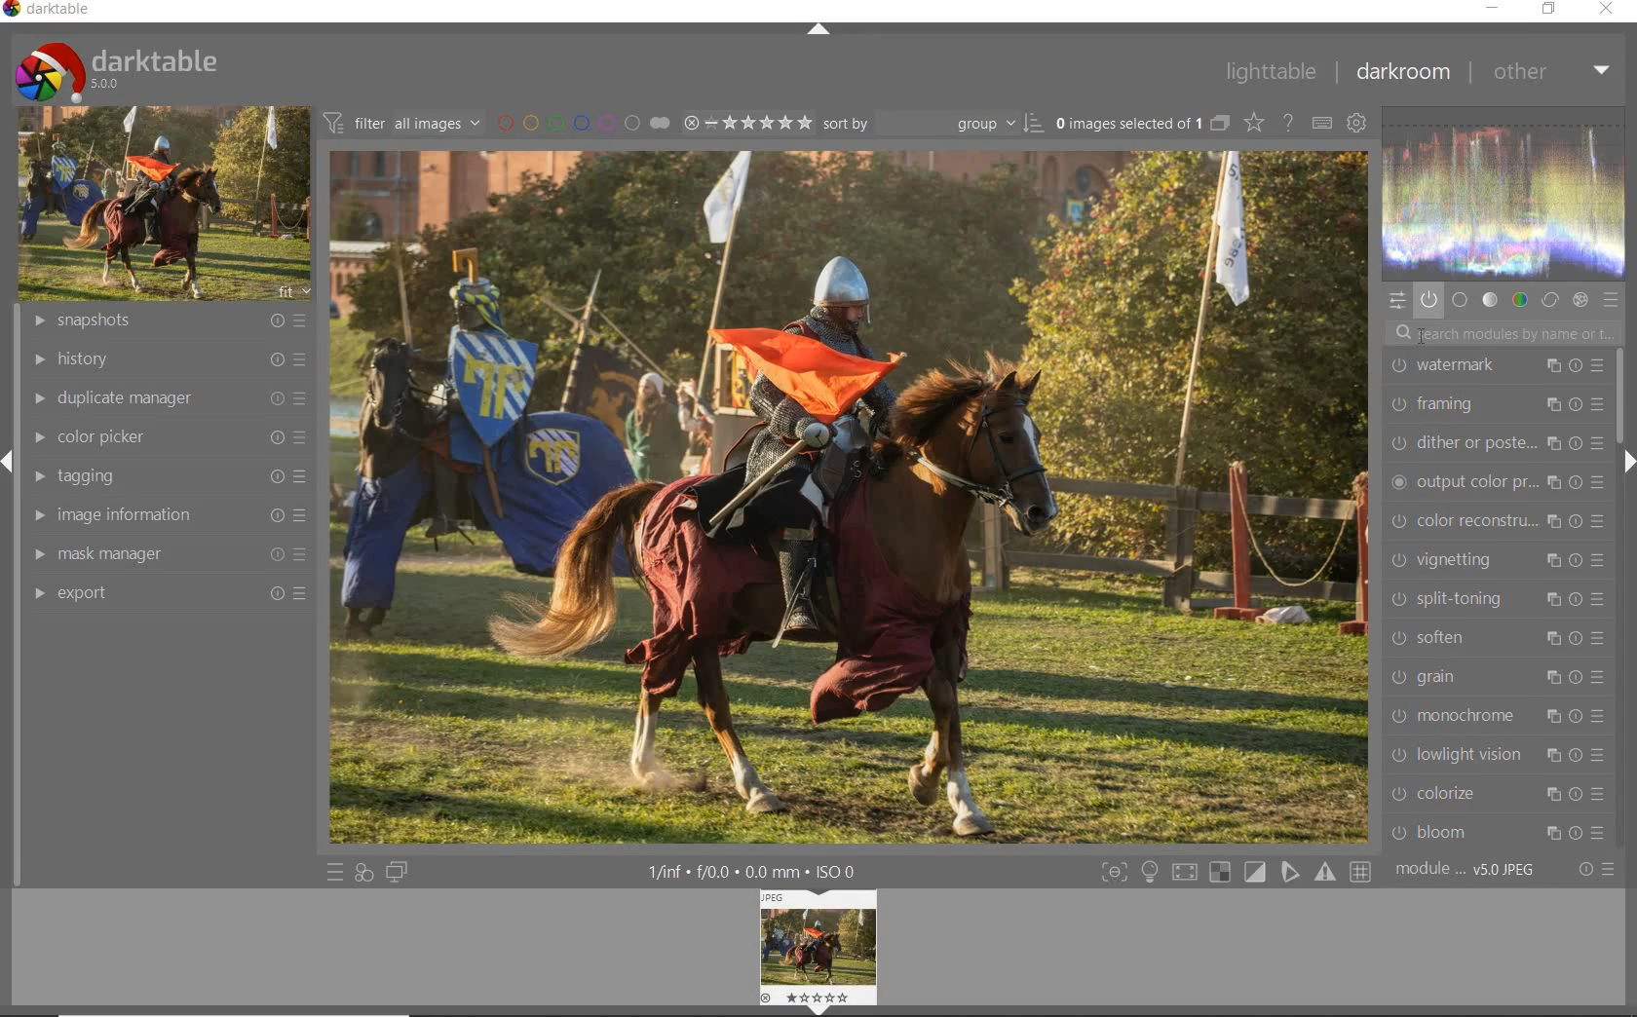  I want to click on color reconstruction, so click(1497, 521).